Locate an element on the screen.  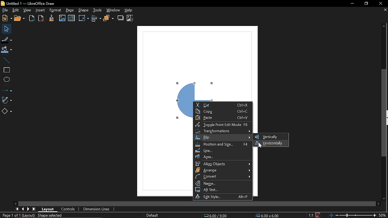
Name is located at coordinates (223, 183).